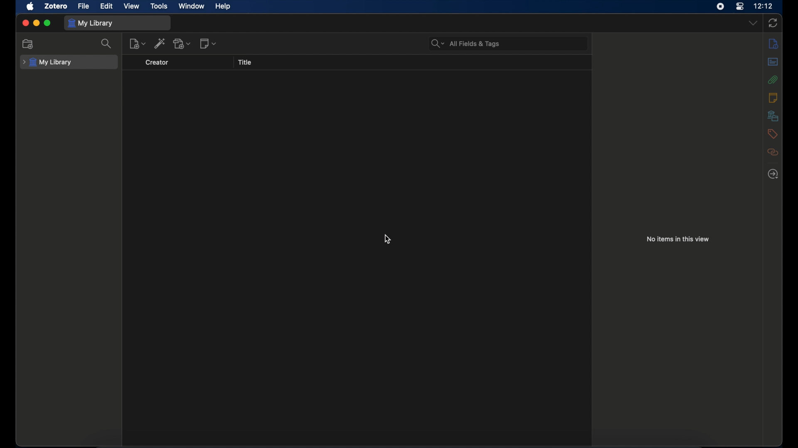  Describe the element at coordinates (106, 44) in the screenshot. I see `search` at that location.